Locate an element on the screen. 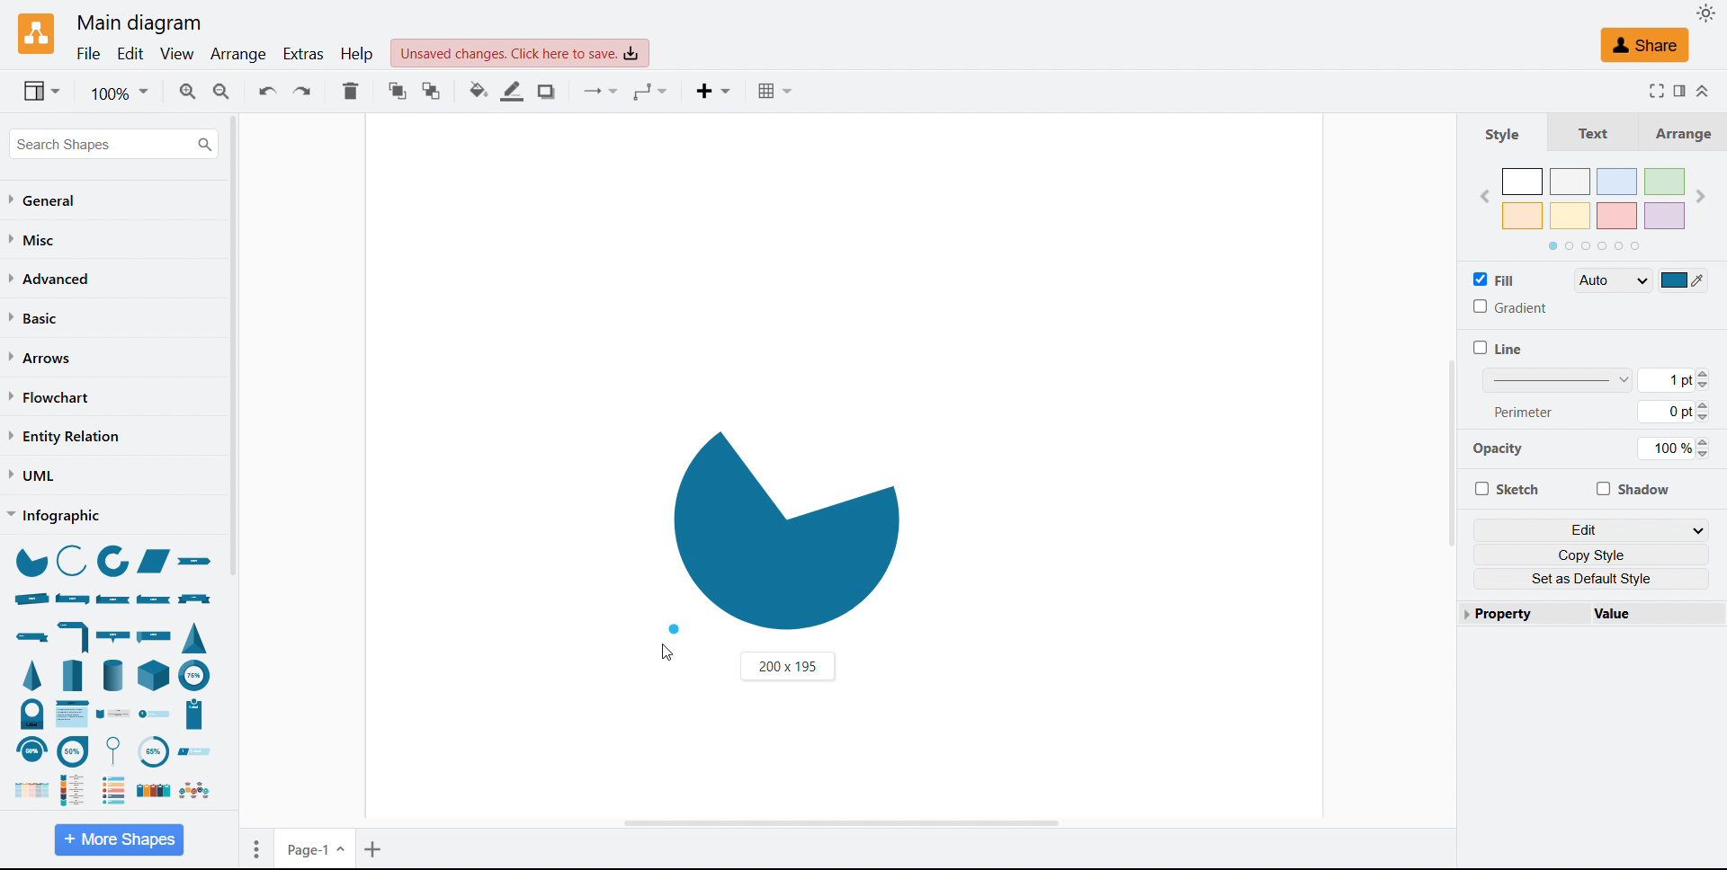 The height and width of the screenshot is (870, 1727). Shape being resized  is located at coordinates (784, 528).